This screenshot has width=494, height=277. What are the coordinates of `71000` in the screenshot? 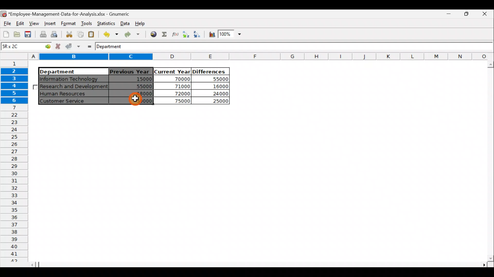 It's located at (178, 86).